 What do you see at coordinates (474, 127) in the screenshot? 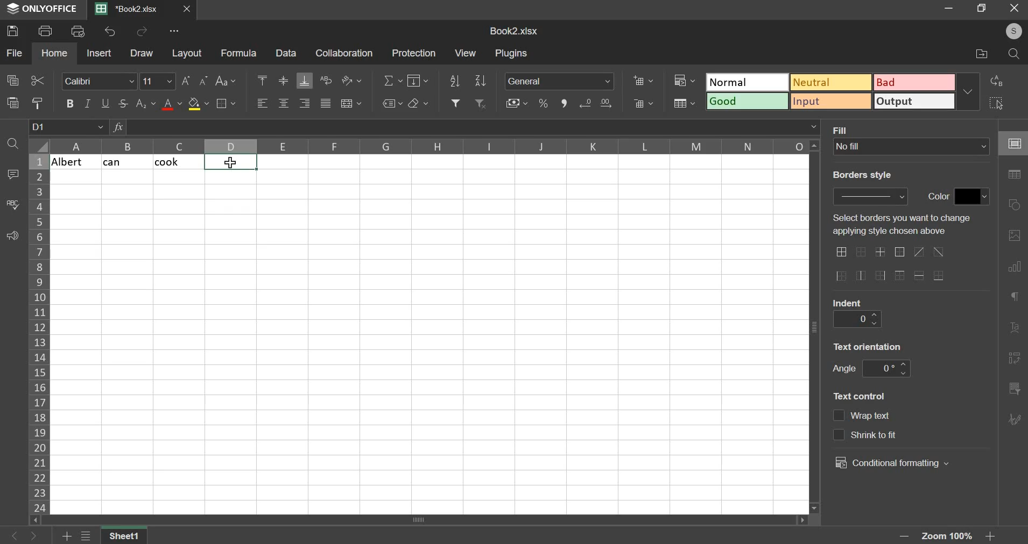
I see `formula bar` at bounding box center [474, 127].